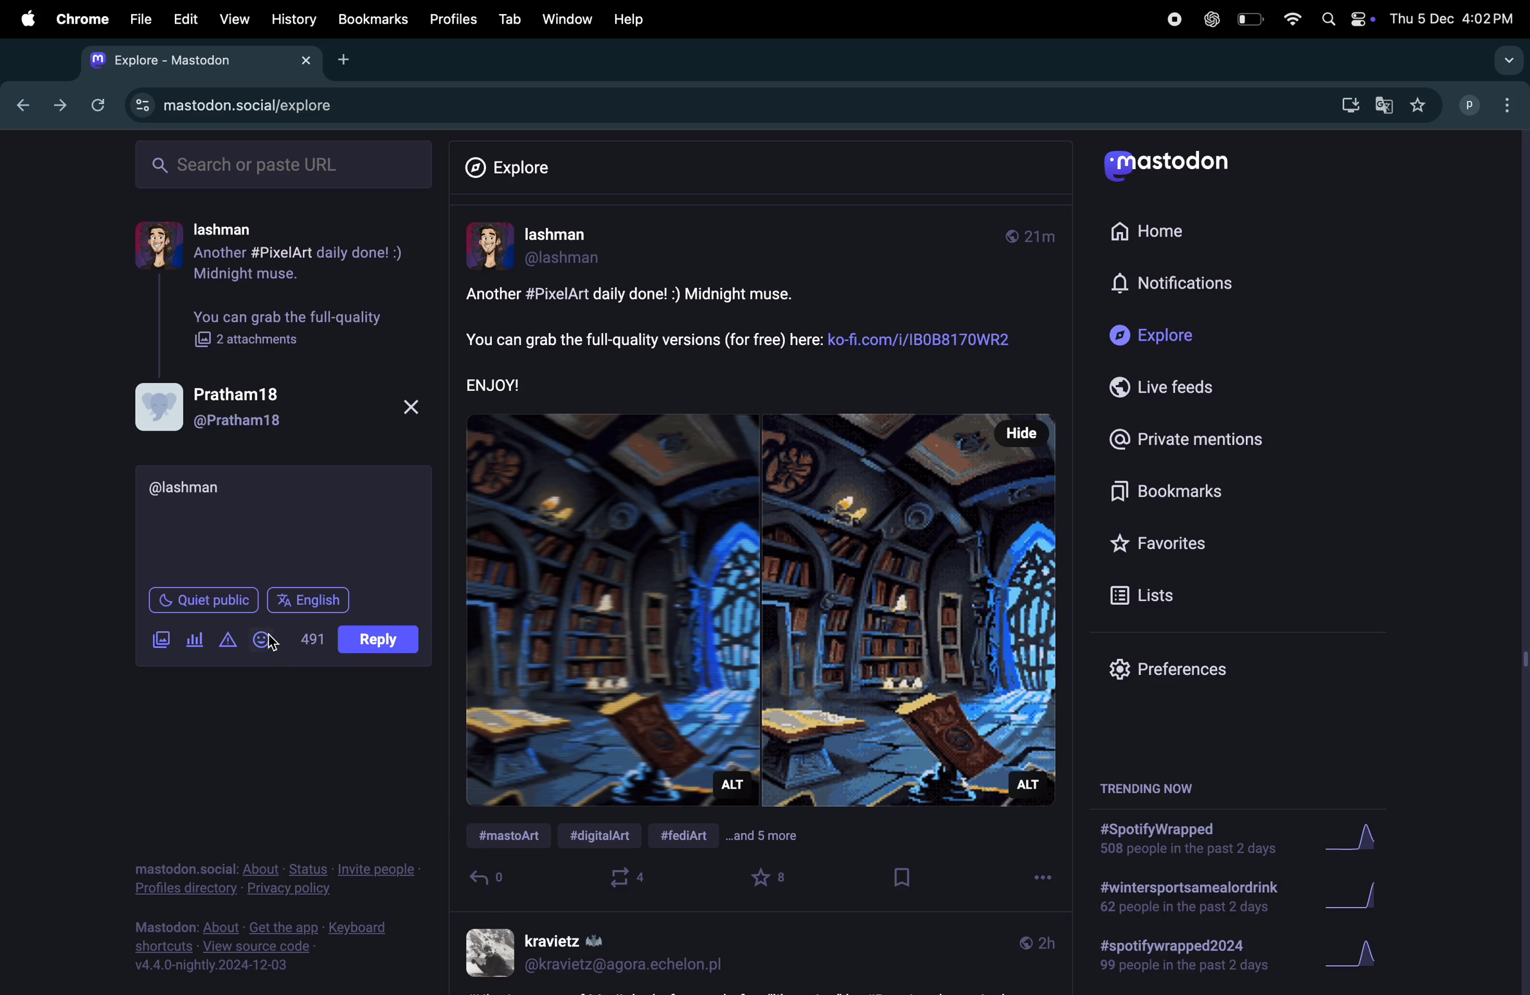  I want to click on forward, so click(59, 105).